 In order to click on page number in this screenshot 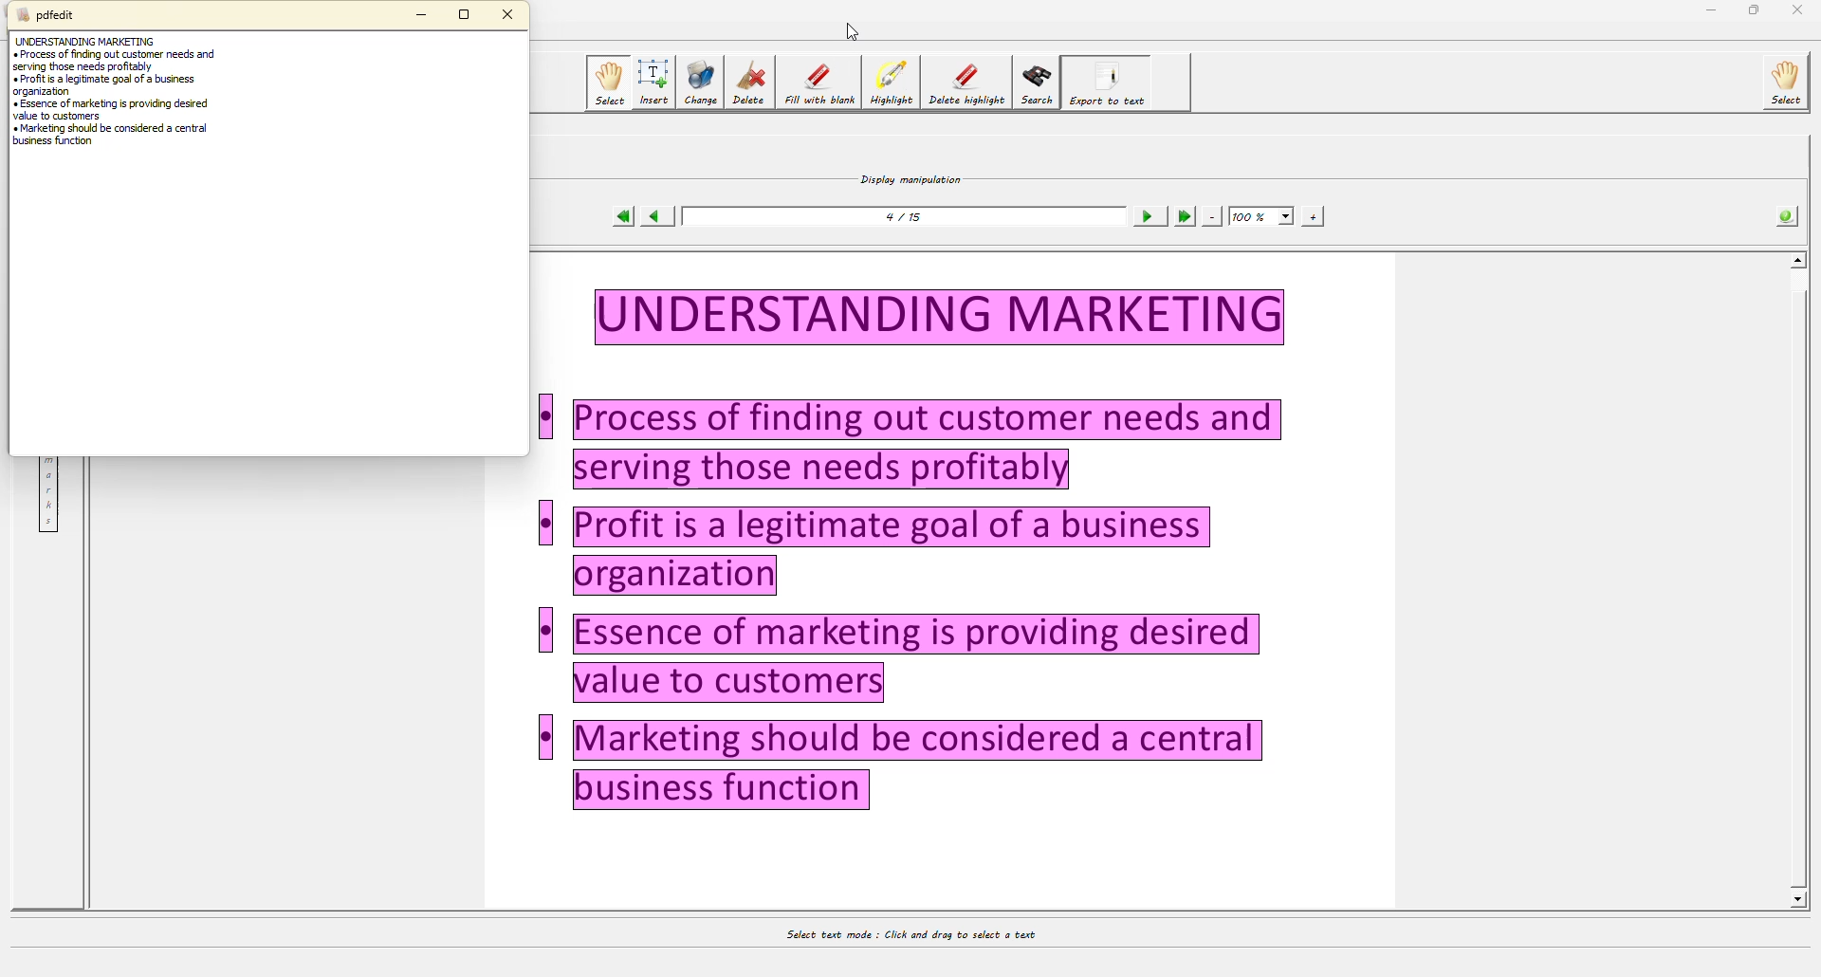, I will do `click(908, 216)`.